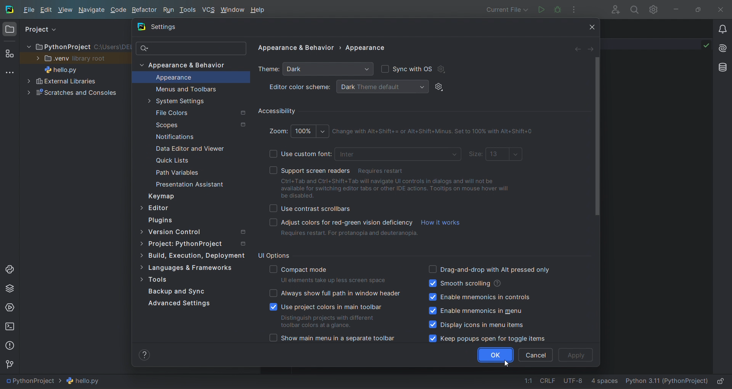  I want to click on Scratches and Consoles, so click(76, 96).